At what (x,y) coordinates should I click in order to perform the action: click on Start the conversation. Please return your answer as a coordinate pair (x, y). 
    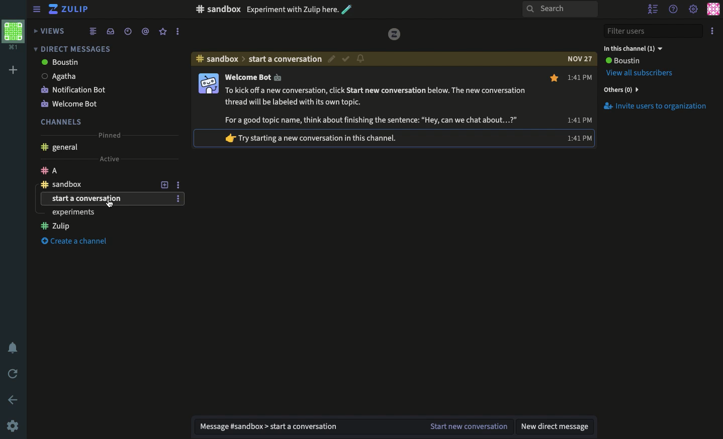
    Looking at the image, I should click on (467, 427).